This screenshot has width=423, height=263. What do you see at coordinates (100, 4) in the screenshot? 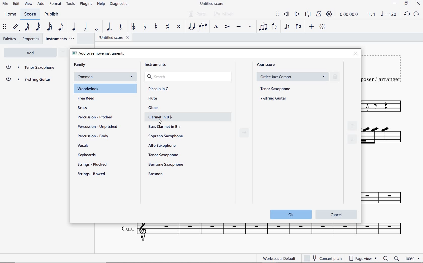
I see `HELP` at bounding box center [100, 4].